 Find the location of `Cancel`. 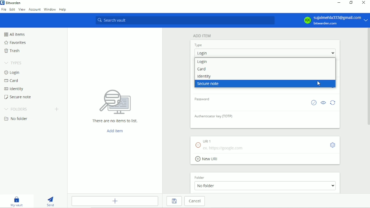

Cancel is located at coordinates (196, 201).